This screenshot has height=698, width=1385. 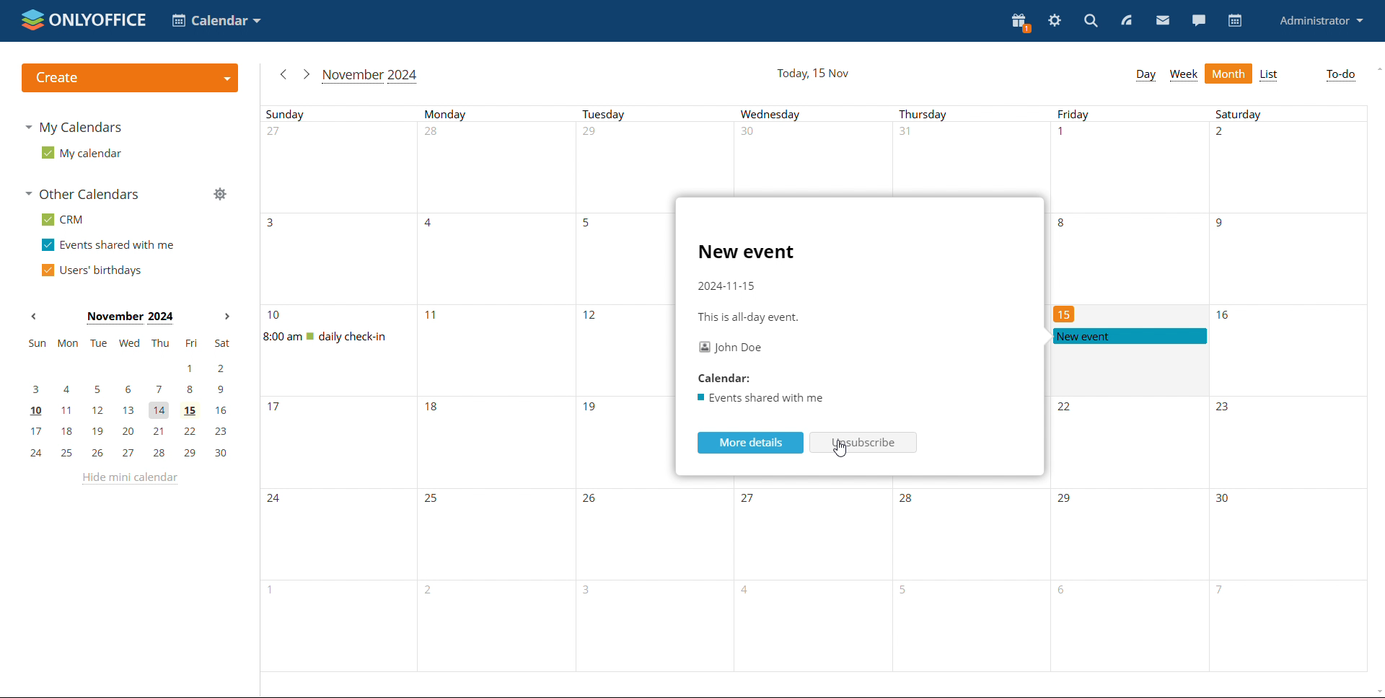 I want to click on day view, so click(x=1146, y=75).